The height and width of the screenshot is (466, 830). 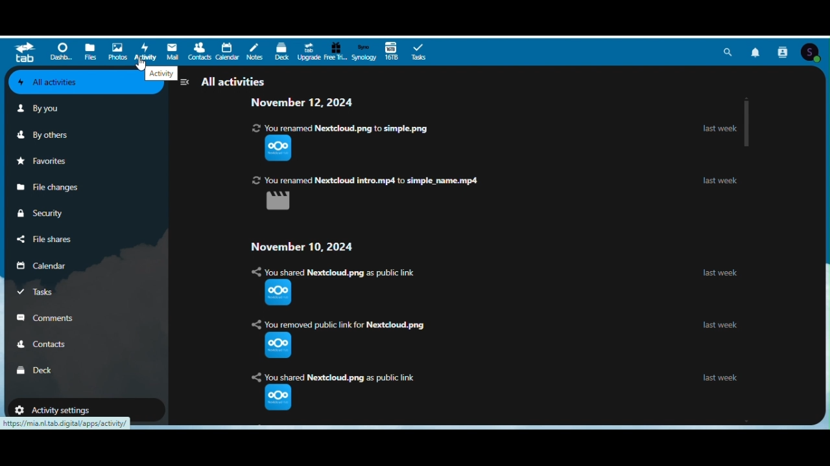 I want to click on Comments, so click(x=53, y=318).